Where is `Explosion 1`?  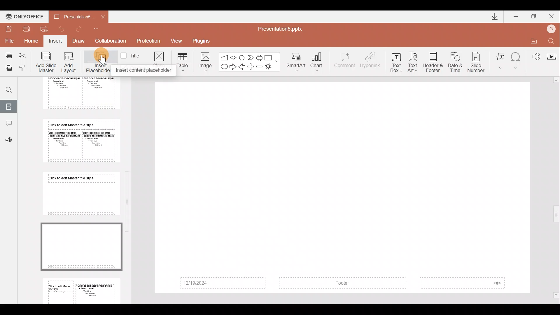
Explosion 1 is located at coordinates (271, 67).